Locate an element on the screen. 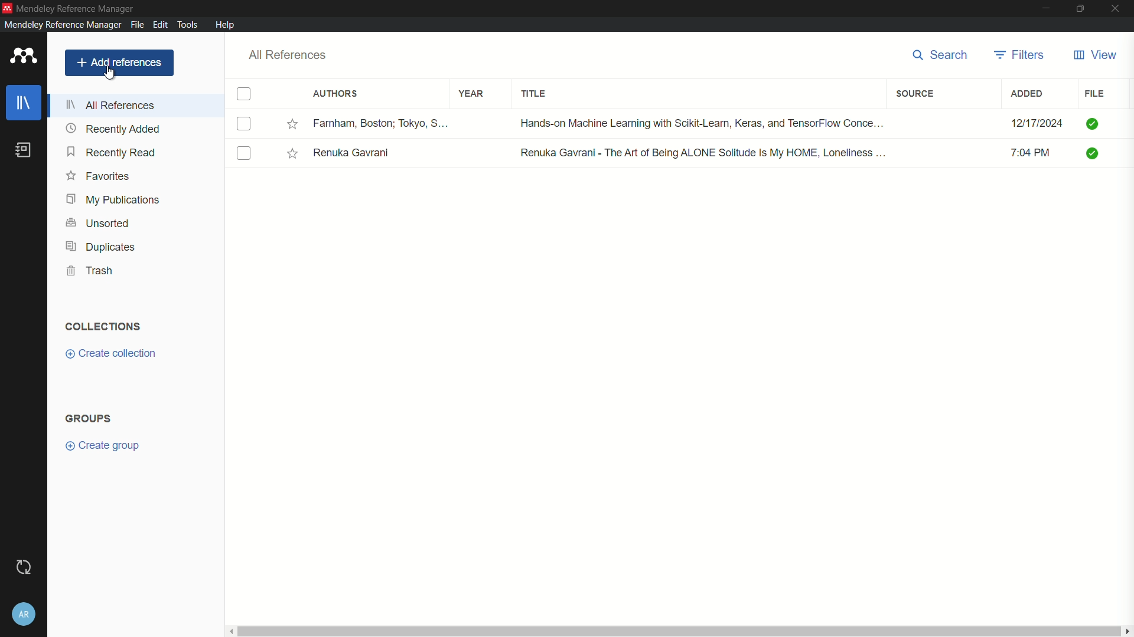 This screenshot has height=637, width=1134. Farnham, Boston; Tokyo, S... is located at coordinates (384, 123).